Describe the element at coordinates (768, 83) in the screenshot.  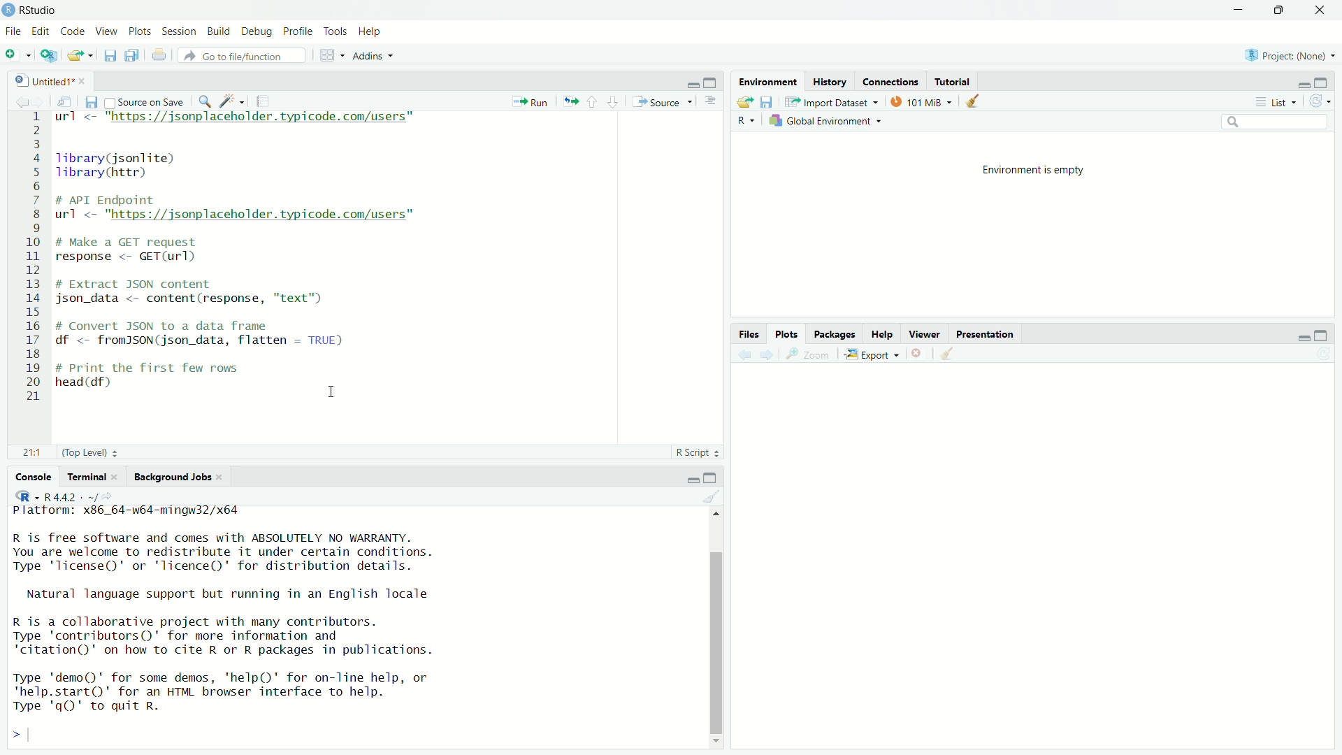
I see `Environment` at that location.